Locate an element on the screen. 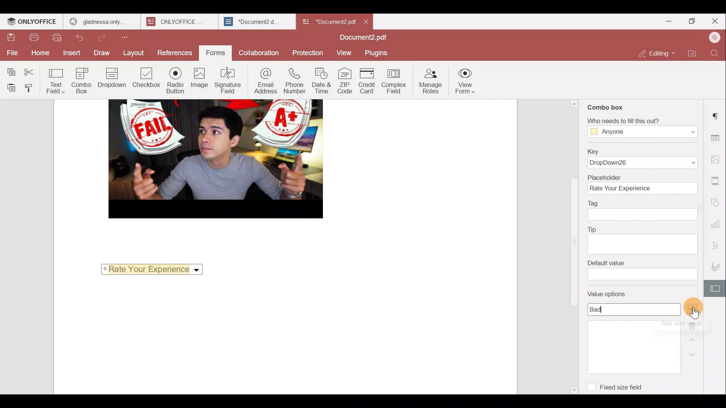 The height and width of the screenshot is (408, 726). Layout is located at coordinates (133, 54).